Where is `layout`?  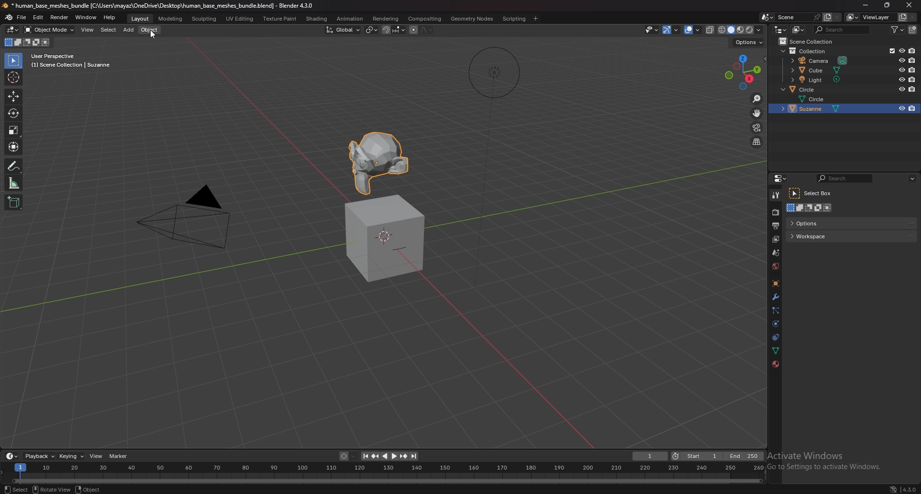
layout is located at coordinates (141, 18).